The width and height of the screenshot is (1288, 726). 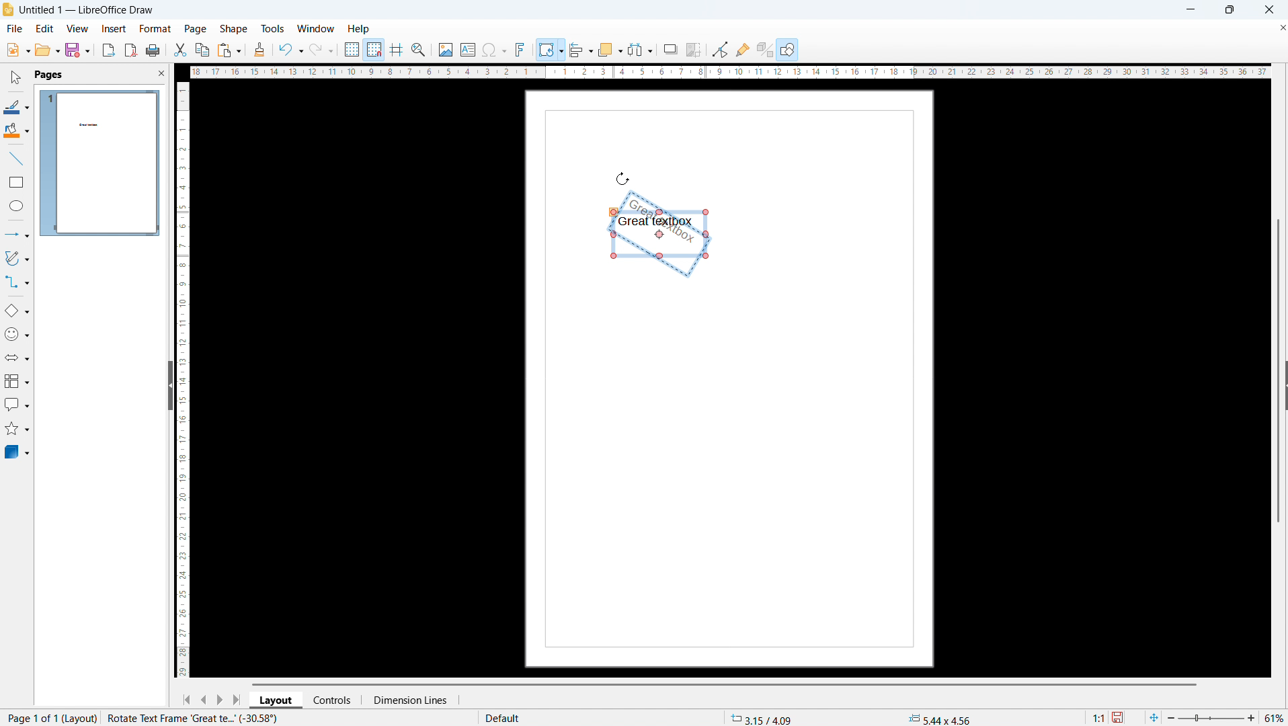 What do you see at coordinates (17, 106) in the screenshot?
I see `line color` at bounding box center [17, 106].